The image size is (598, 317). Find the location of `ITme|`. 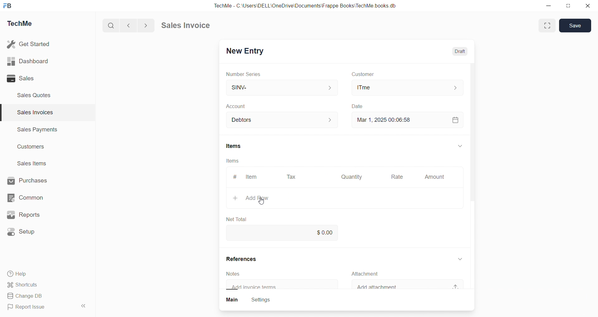

ITme| is located at coordinates (406, 87).